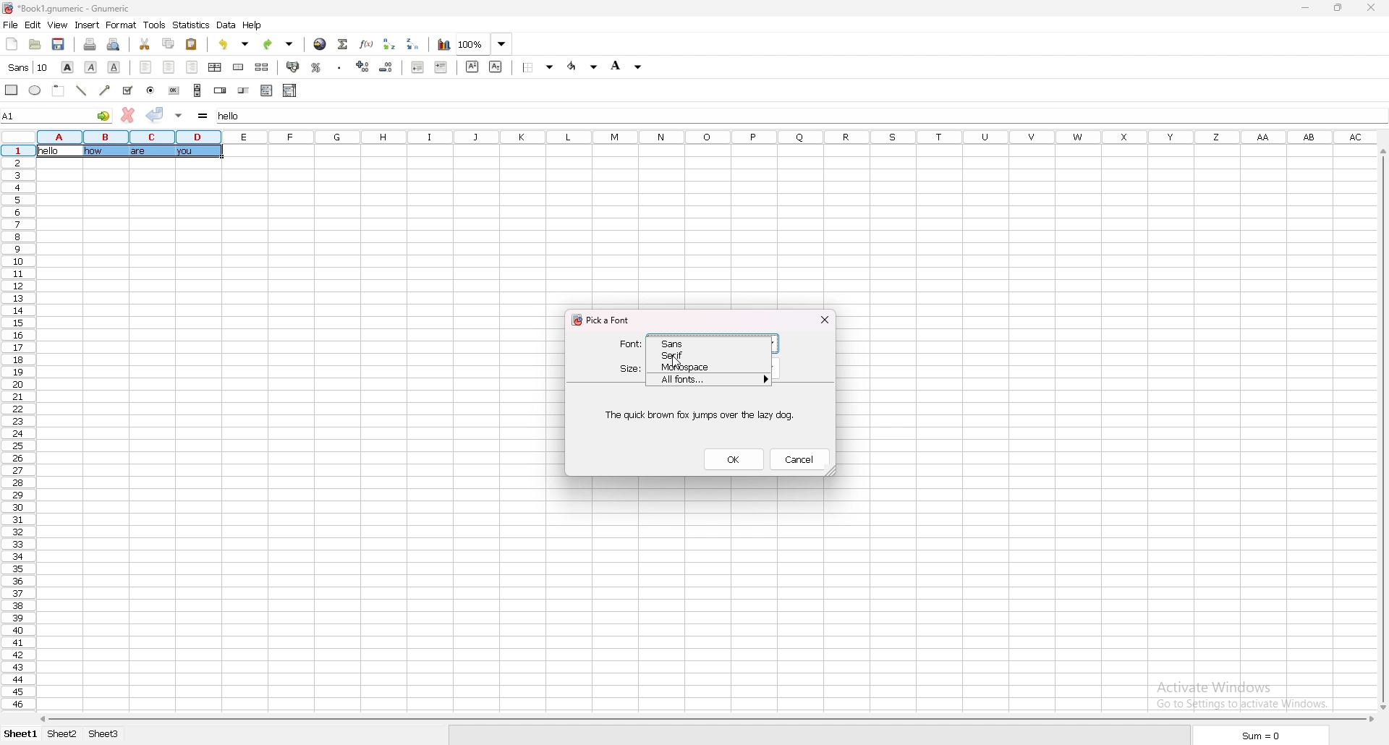  I want to click on scroll bar, so click(1382, 428).